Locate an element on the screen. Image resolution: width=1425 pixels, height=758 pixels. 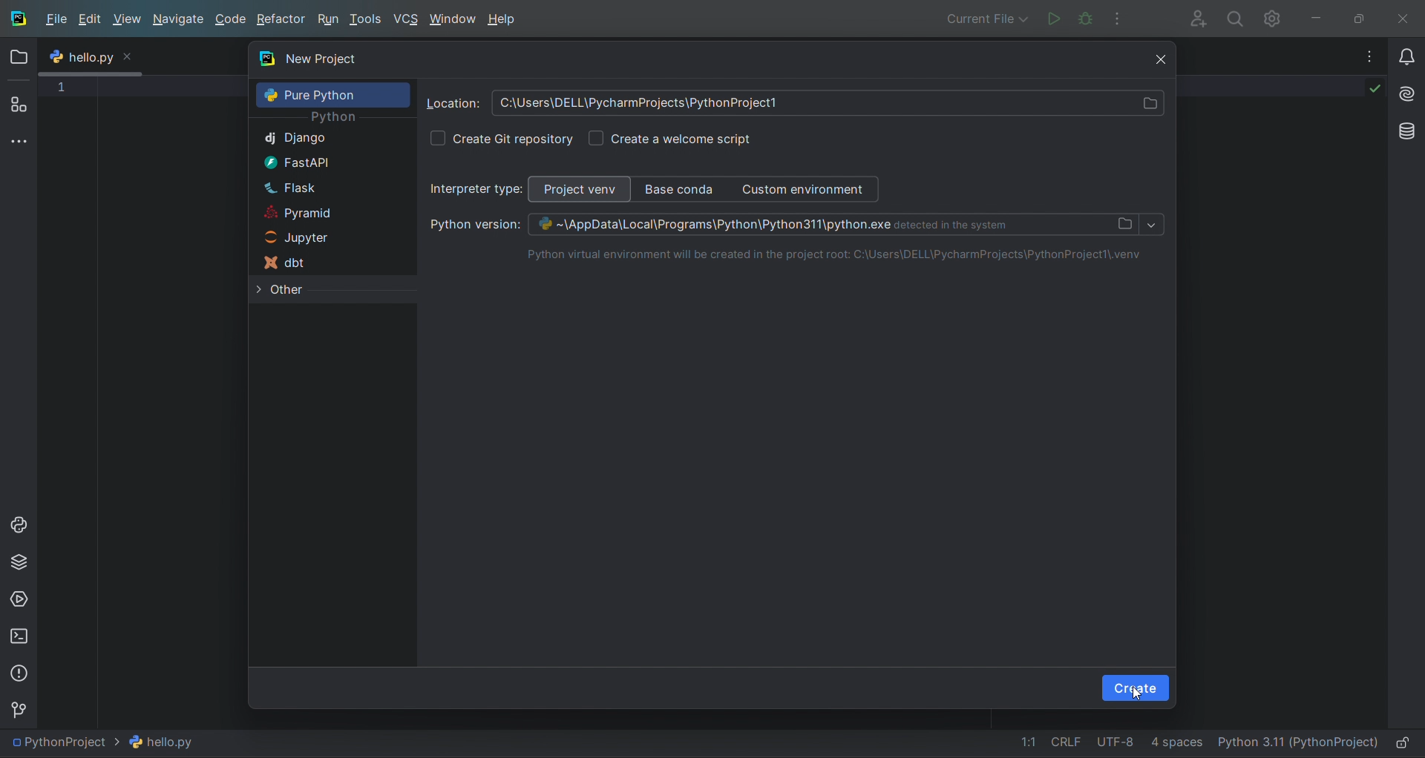
ai assistant is located at coordinates (1404, 90).